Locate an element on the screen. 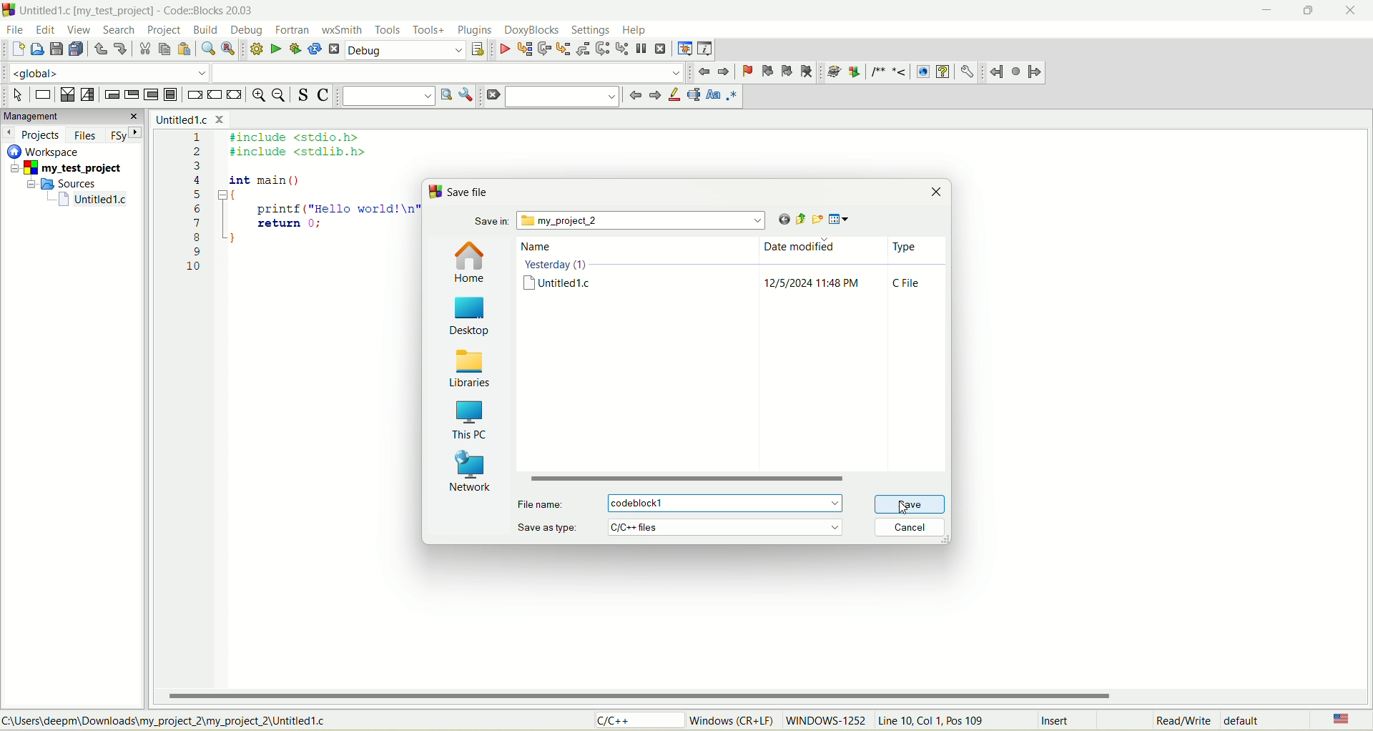 Image resolution: width=1373 pixels, height=731 pixels. view is located at coordinates (80, 30).